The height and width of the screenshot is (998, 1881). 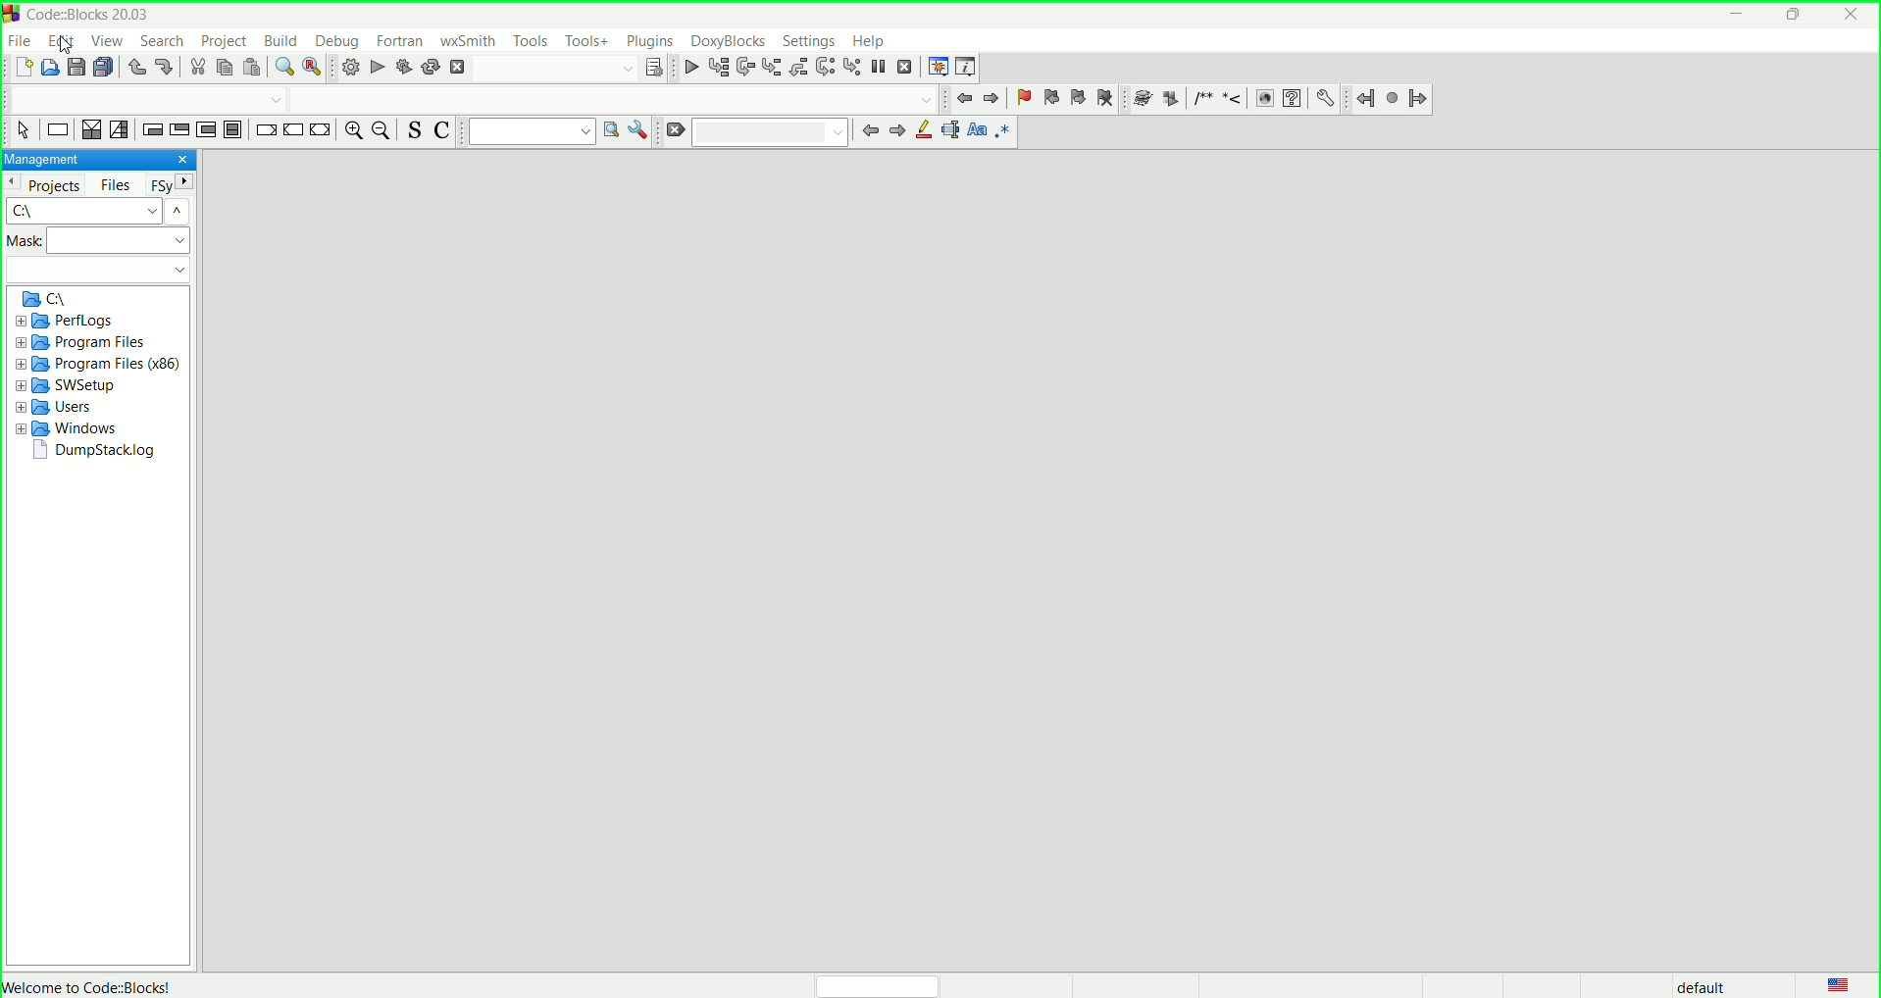 What do you see at coordinates (64, 407) in the screenshot?
I see `users` at bounding box center [64, 407].